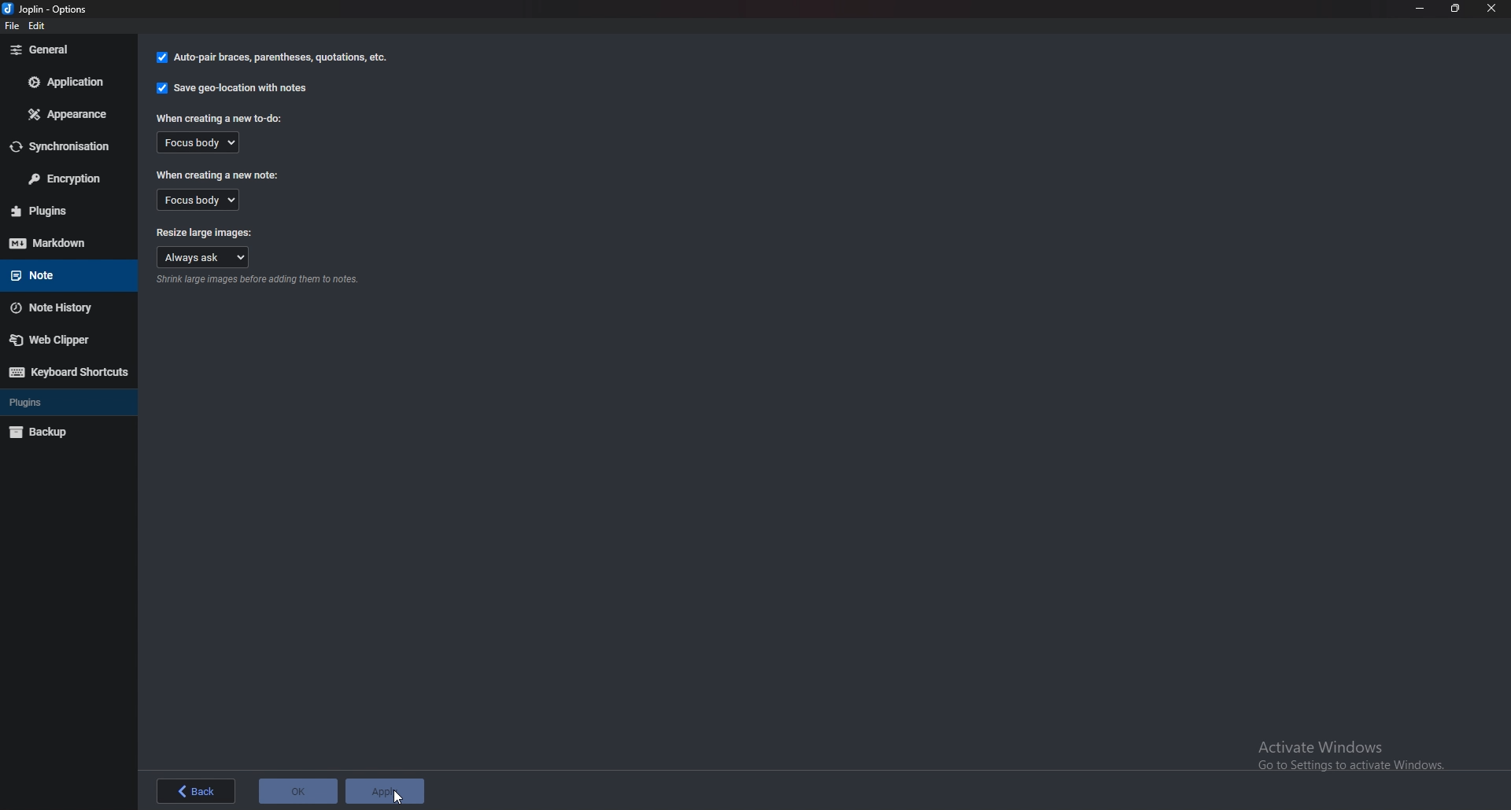  I want to click on plugins, so click(65, 400).